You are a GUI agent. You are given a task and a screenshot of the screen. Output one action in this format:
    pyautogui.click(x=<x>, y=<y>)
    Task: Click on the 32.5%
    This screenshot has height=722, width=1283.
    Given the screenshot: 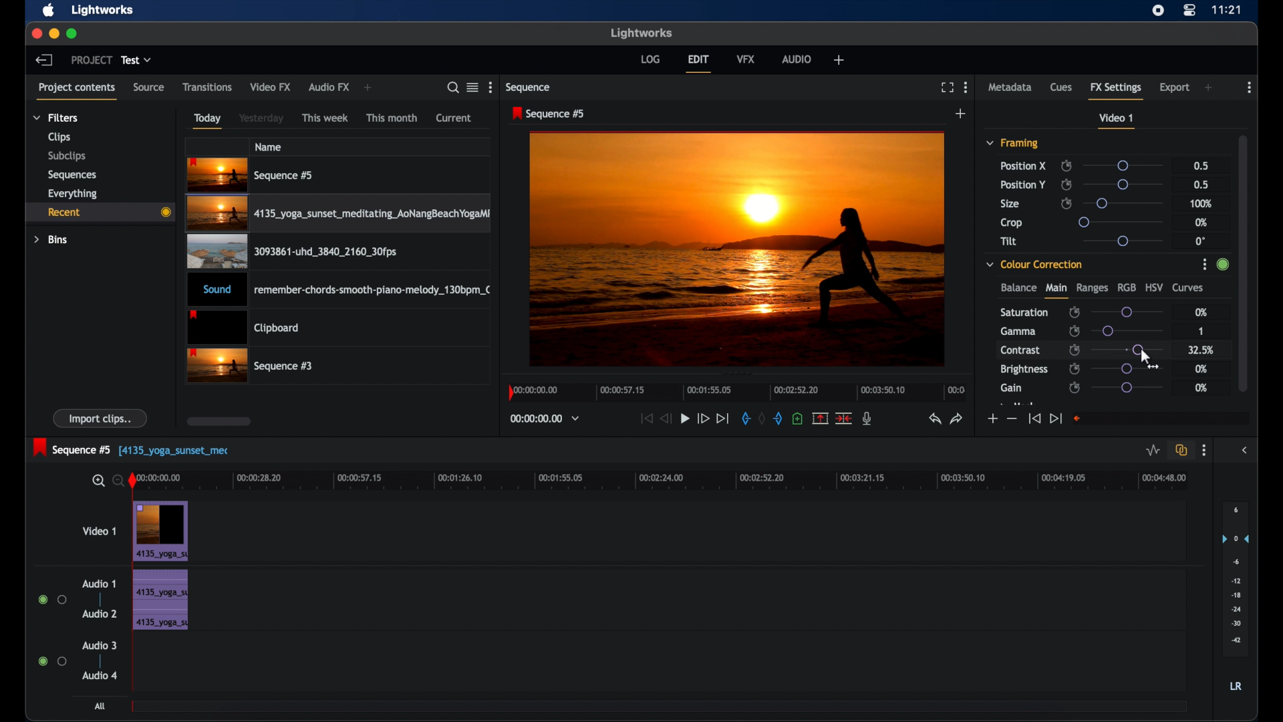 What is the action you would take?
    pyautogui.click(x=1202, y=350)
    